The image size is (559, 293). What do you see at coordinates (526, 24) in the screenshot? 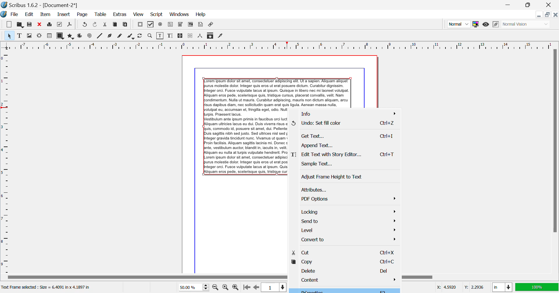
I see `Display Visual Appearance` at bounding box center [526, 24].